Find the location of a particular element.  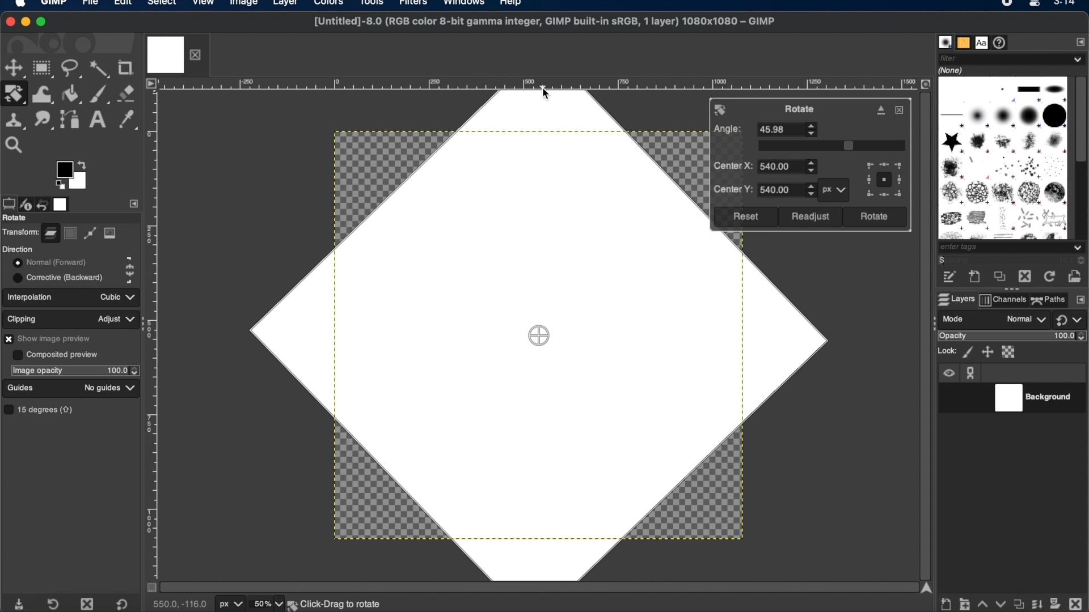

switch to another group of modes is located at coordinates (1072, 321).